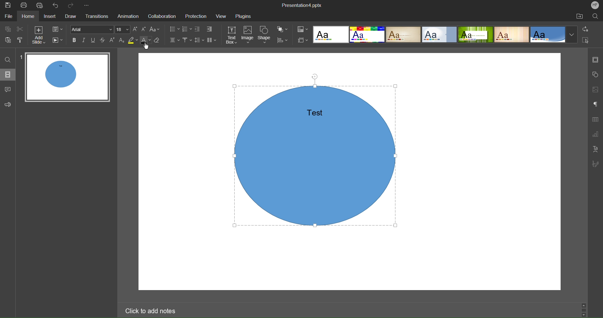  Describe the element at coordinates (39, 36) in the screenshot. I see `Add Slide` at that location.